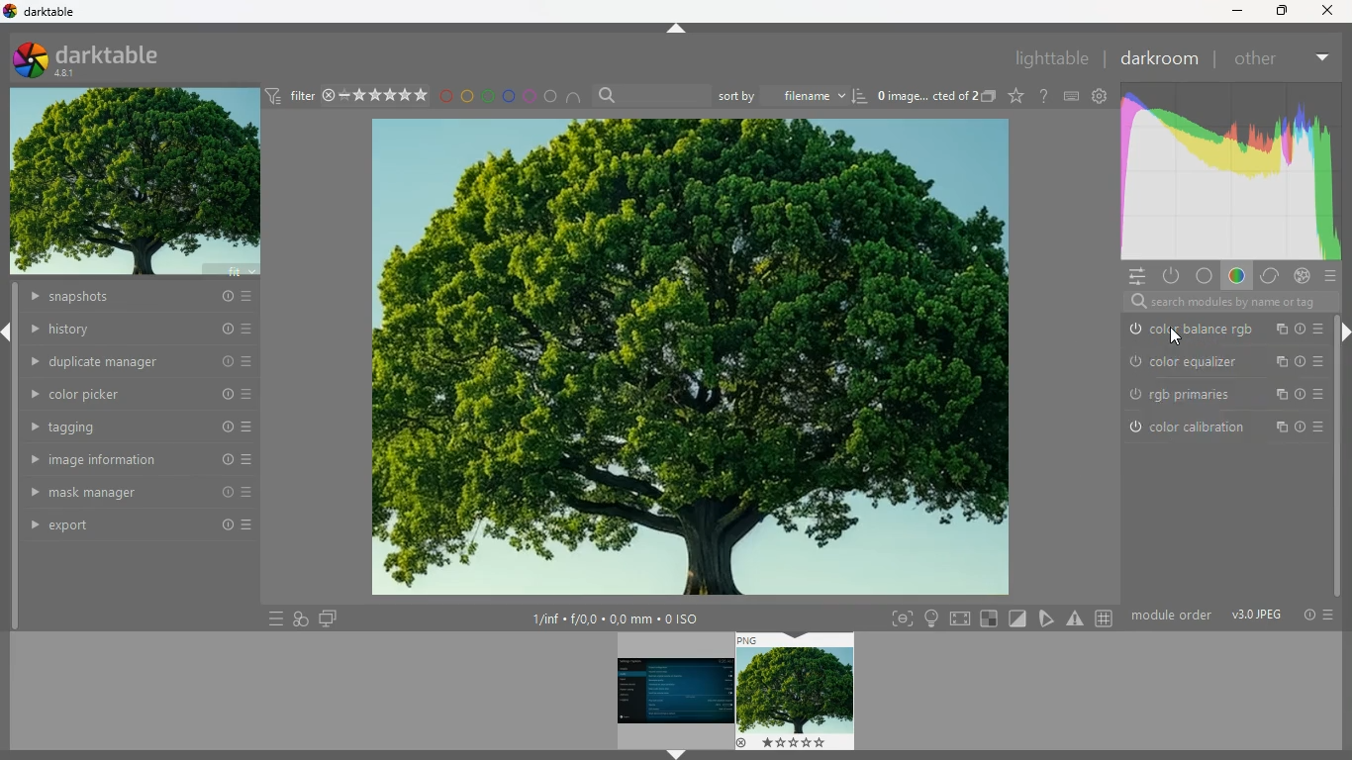 The image size is (1352, 760). Describe the element at coordinates (1224, 398) in the screenshot. I see `rgb primaries` at that location.